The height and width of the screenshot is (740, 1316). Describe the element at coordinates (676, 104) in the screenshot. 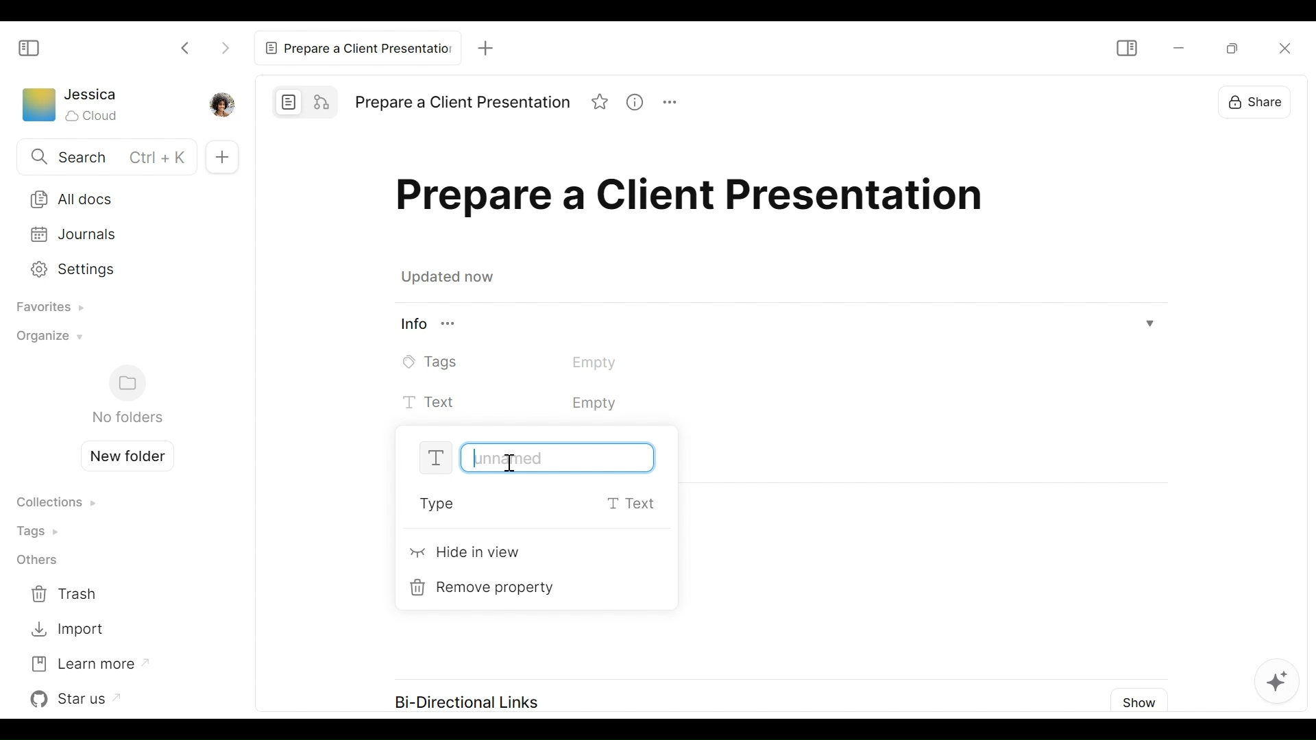

I see `More` at that location.